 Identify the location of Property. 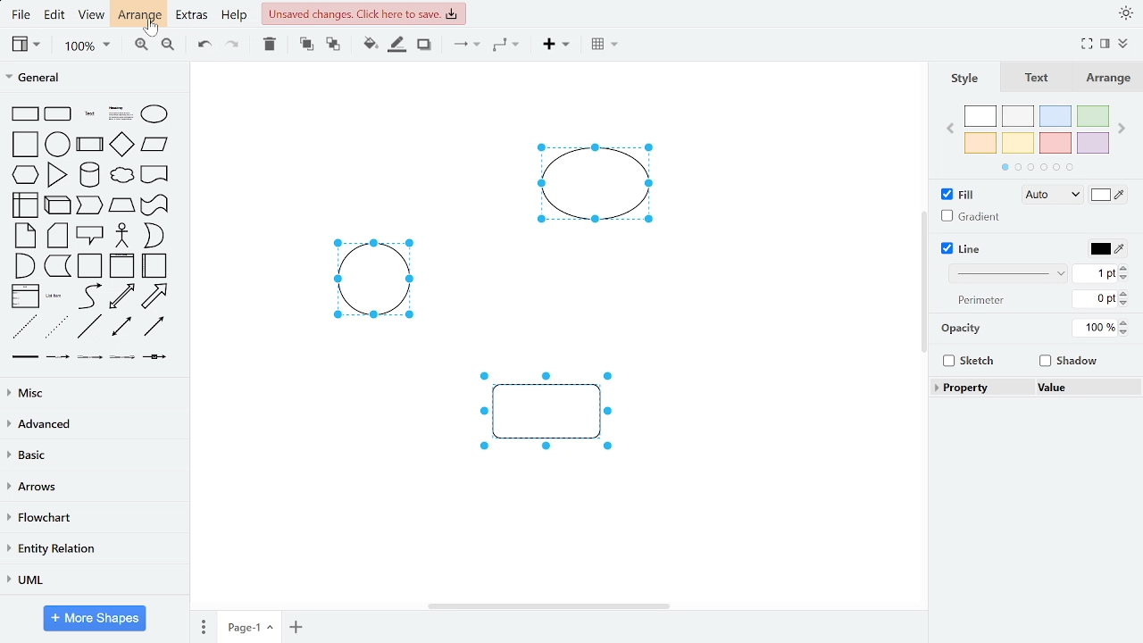
(980, 387).